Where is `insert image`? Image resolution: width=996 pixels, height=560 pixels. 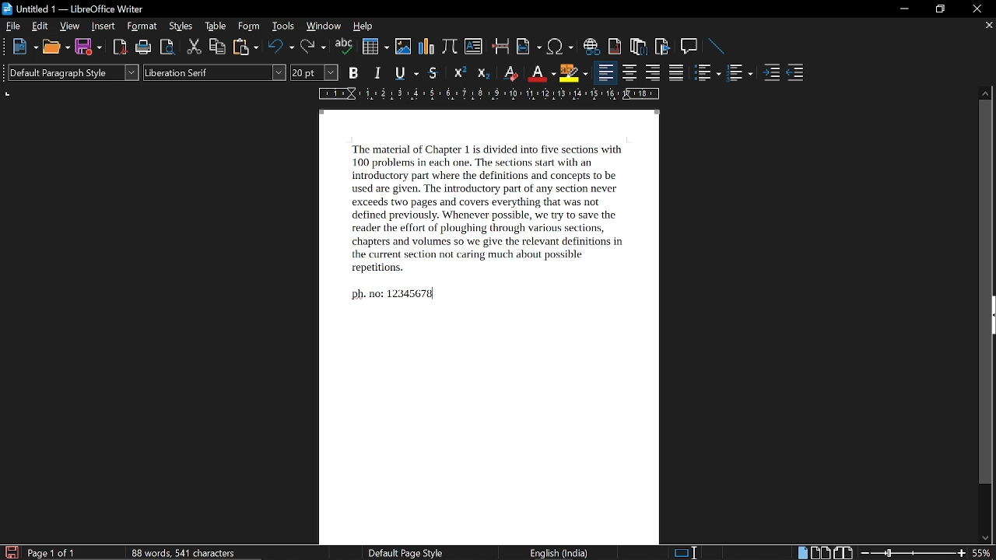
insert image is located at coordinates (402, 47).